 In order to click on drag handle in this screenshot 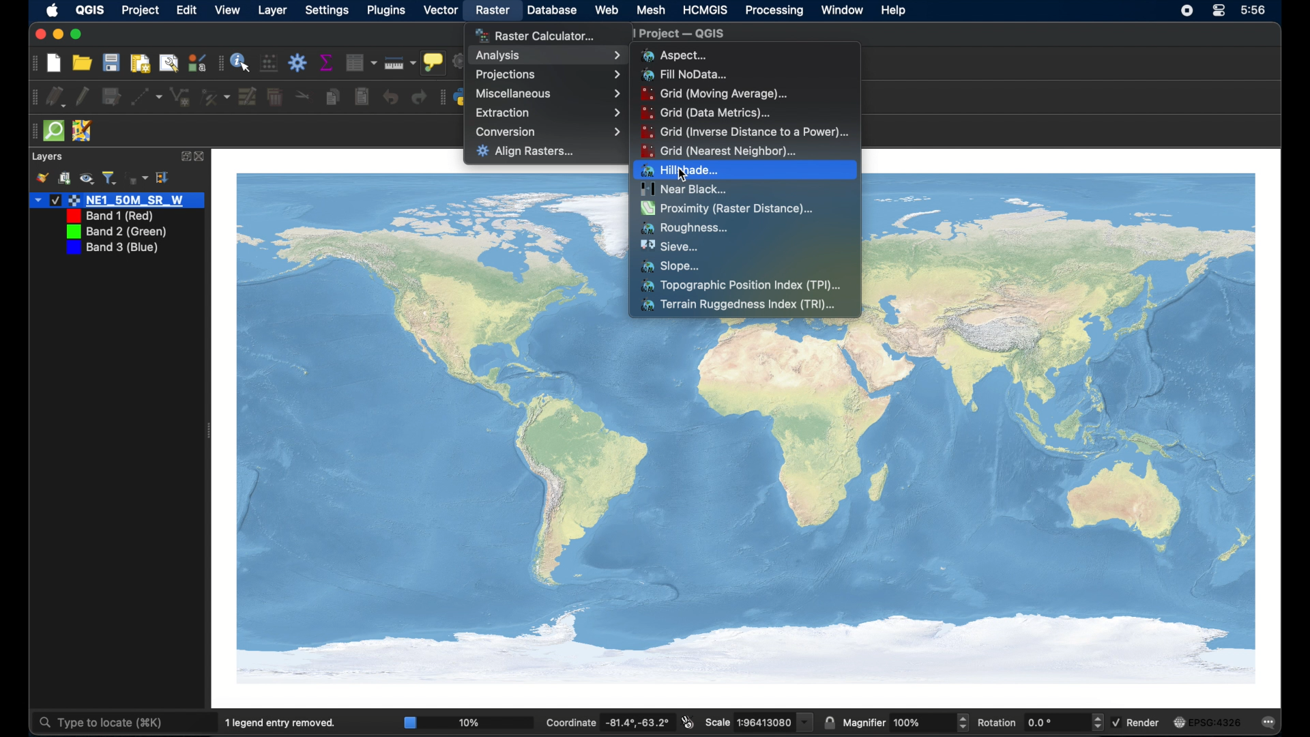, I will do `click(33, 97)`.